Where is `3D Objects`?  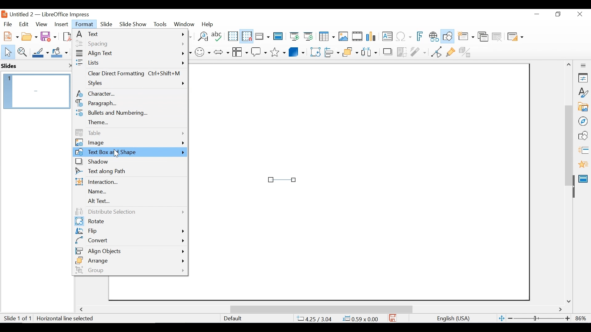
3D Objects is located at coordinates (297, 51).